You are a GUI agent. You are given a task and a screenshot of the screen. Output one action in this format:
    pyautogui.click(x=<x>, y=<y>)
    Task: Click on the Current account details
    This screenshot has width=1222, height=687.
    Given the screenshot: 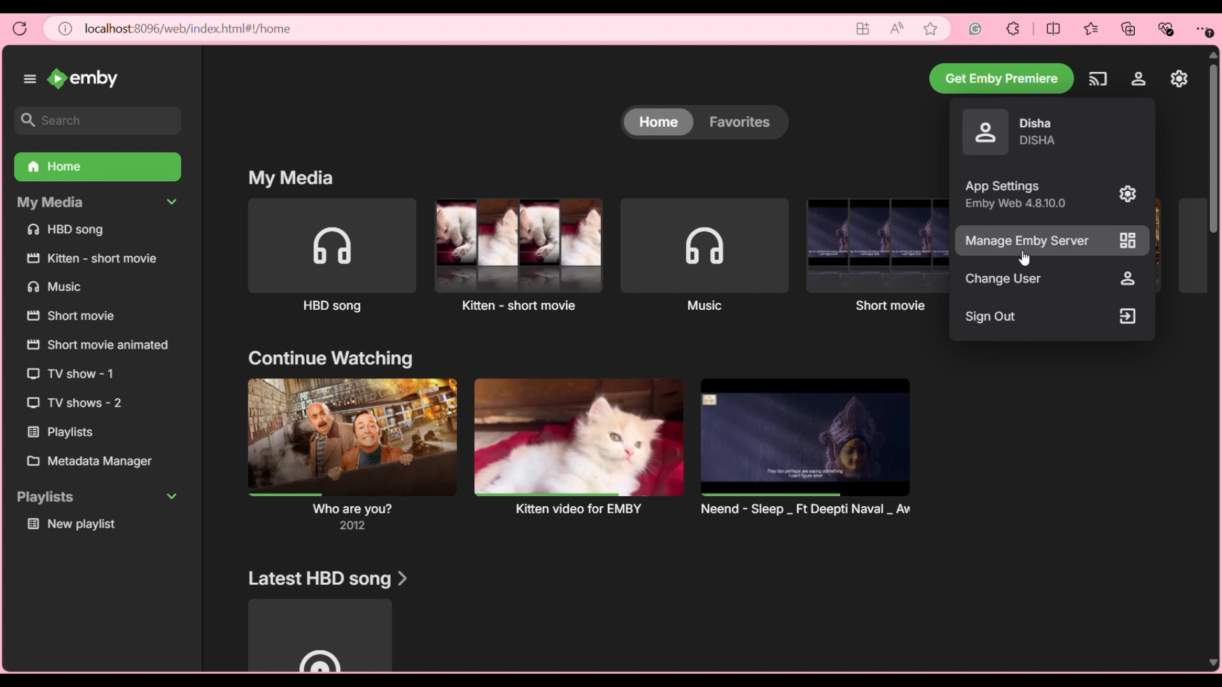 What is the action you would take?
    pyautogui.click(x=1051, y=132)
    